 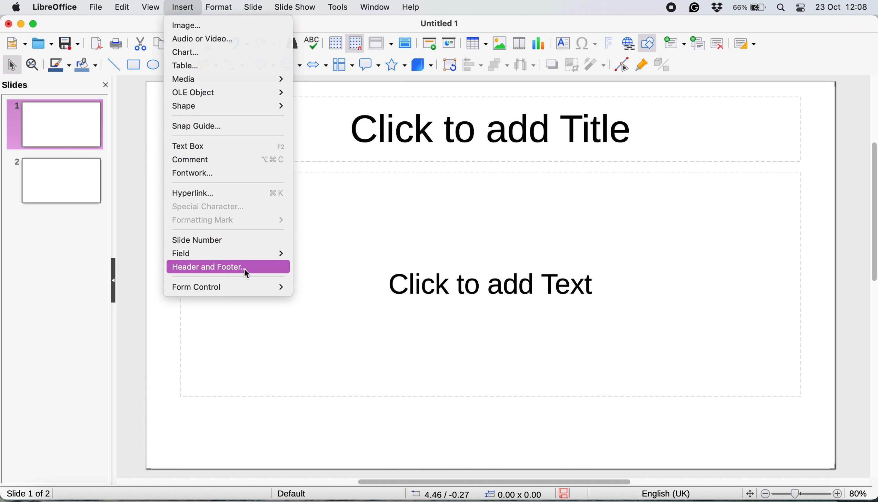 I want to click on default, so click(x=295, y=493).